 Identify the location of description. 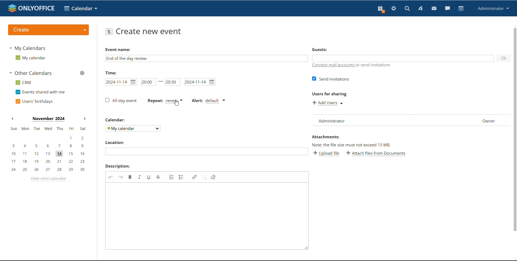
(118, 166).